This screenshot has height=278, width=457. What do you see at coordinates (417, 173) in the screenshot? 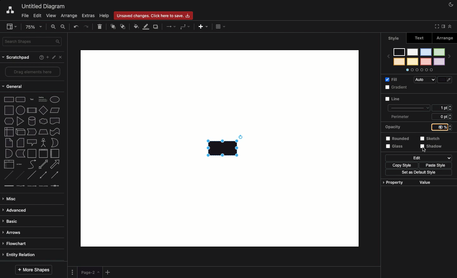
I see `Set as default style` at bounding box center [417, 173].